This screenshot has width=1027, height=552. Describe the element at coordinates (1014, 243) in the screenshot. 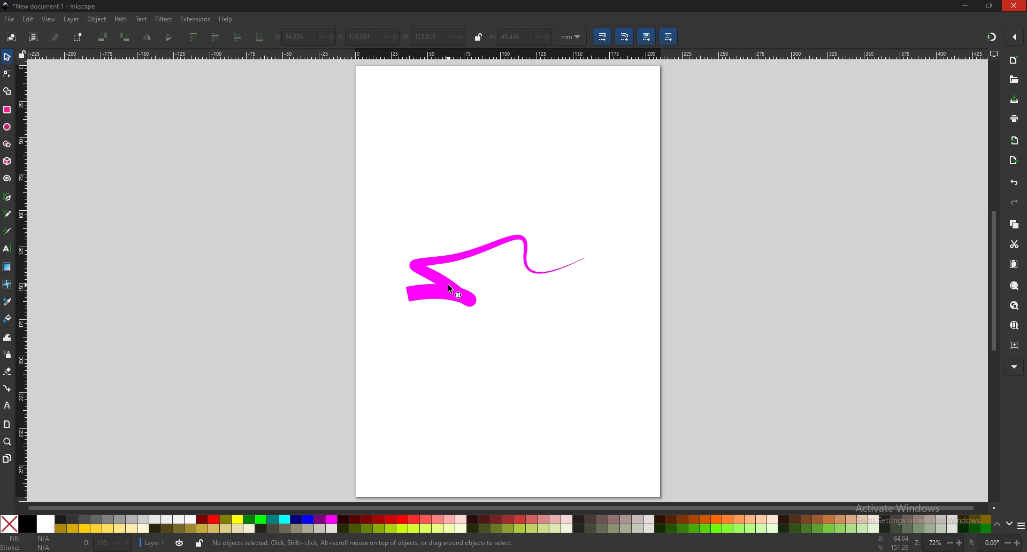

I see `cut` at that location.